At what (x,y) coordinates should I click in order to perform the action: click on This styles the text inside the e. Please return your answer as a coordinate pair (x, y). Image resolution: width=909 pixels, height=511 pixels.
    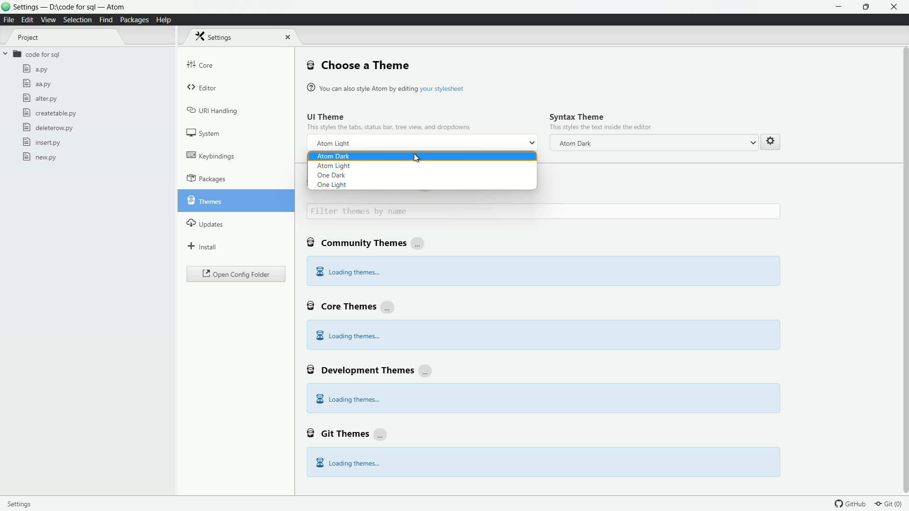
    Looking at the image, I should click on (389, 126).